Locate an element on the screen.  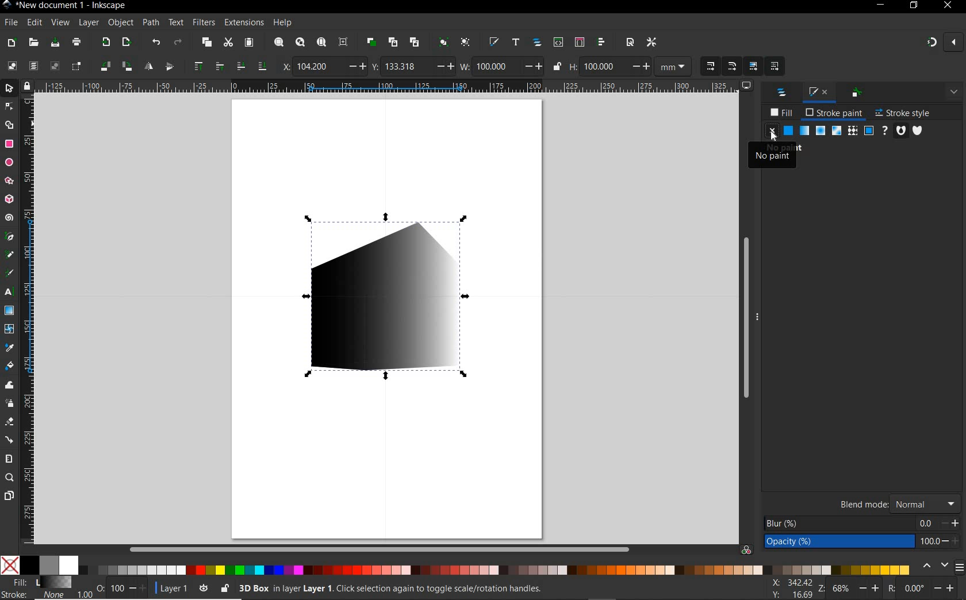
DROPPER TOOL is located at coordinates (9, 348).